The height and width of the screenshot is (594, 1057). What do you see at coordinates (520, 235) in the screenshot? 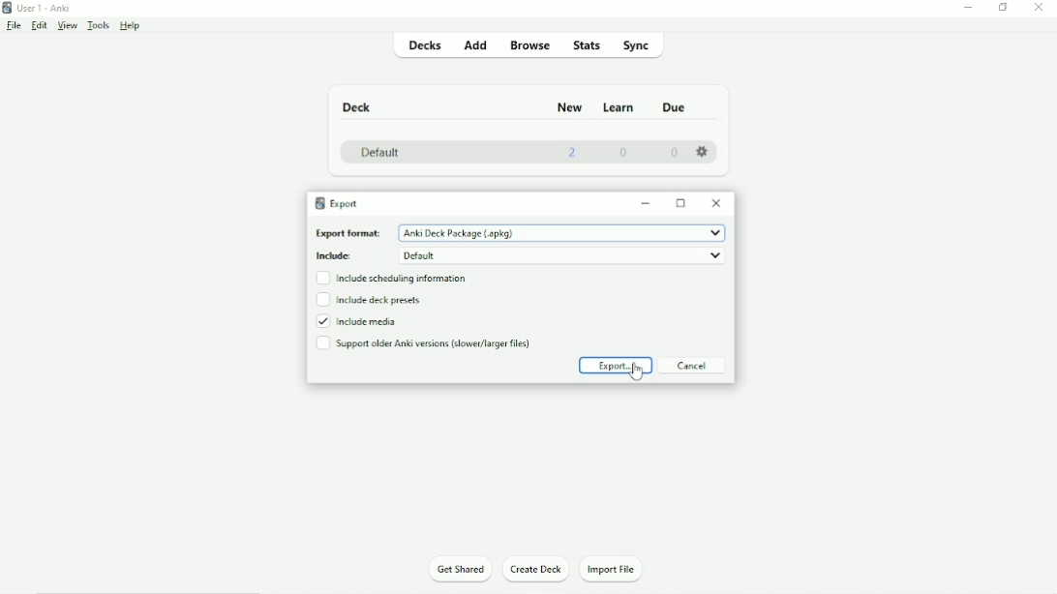
I see `Export format` at bounding box center [520, 235].